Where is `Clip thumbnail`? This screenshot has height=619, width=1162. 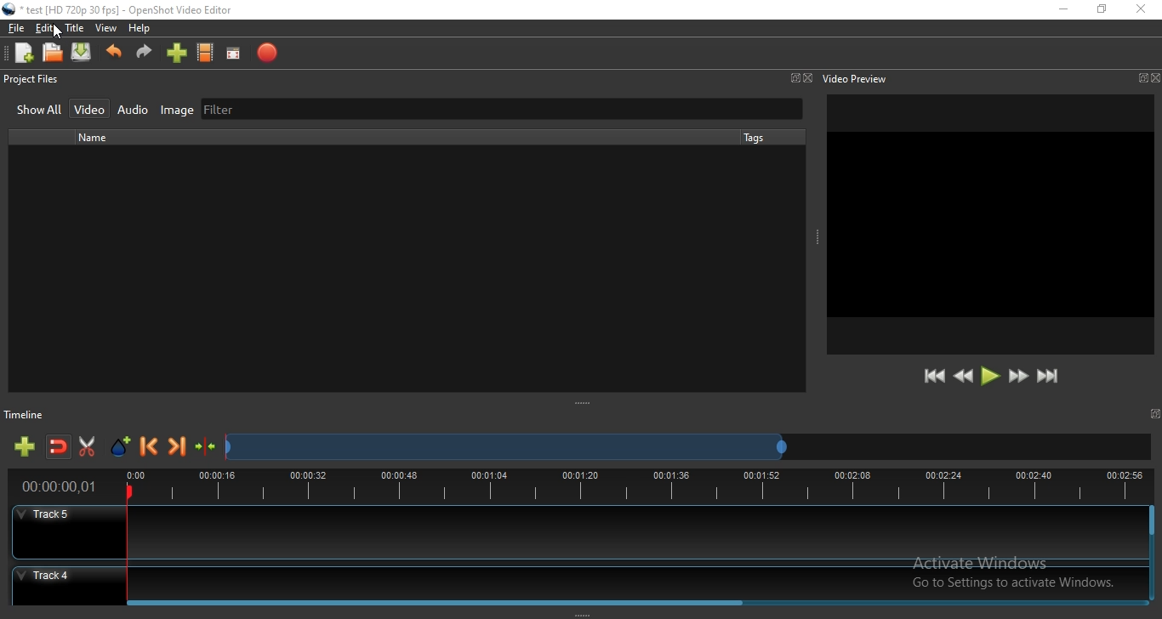 Clip thumbnail is located at coordinates (395, 269).